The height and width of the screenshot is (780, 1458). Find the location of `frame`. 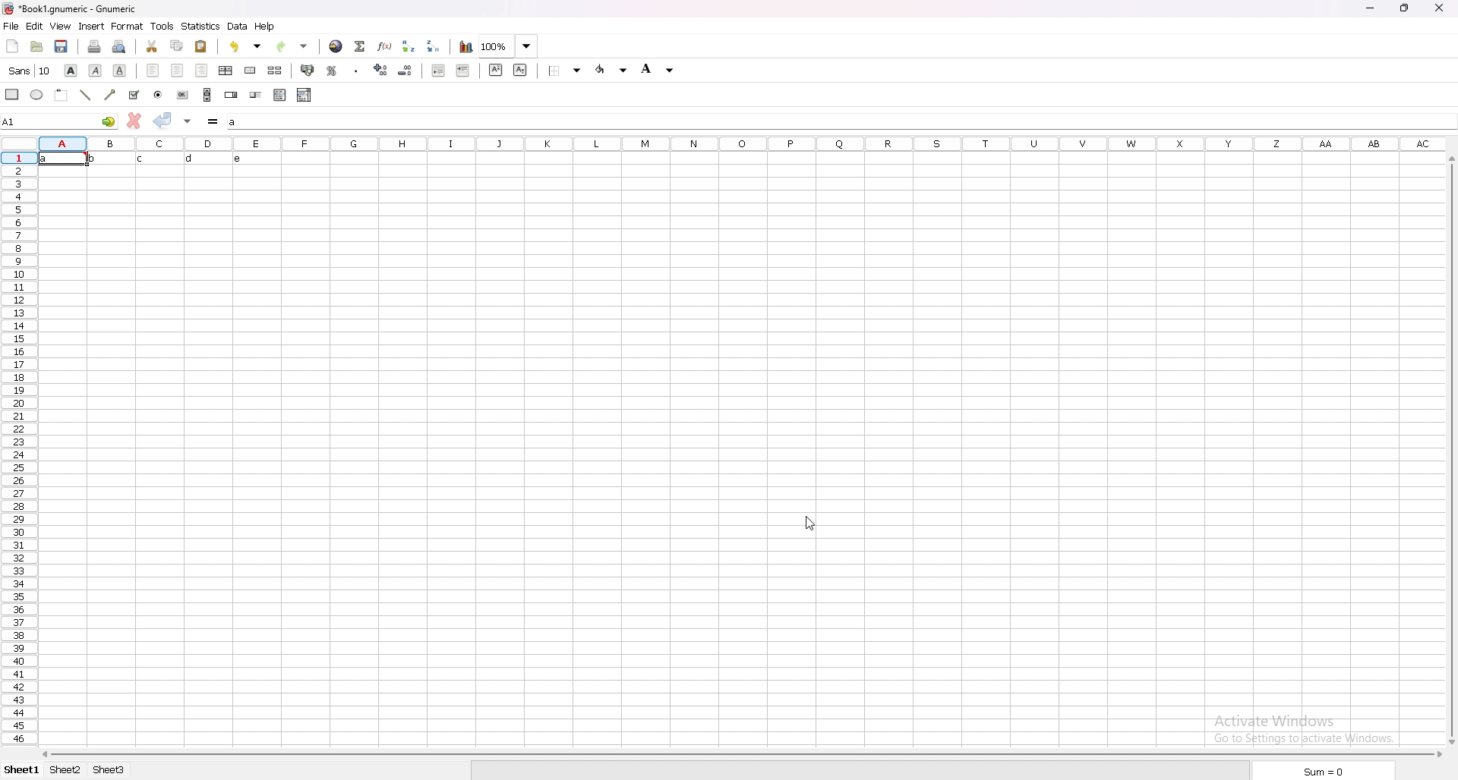

frame is located at coordinates (62, 94).